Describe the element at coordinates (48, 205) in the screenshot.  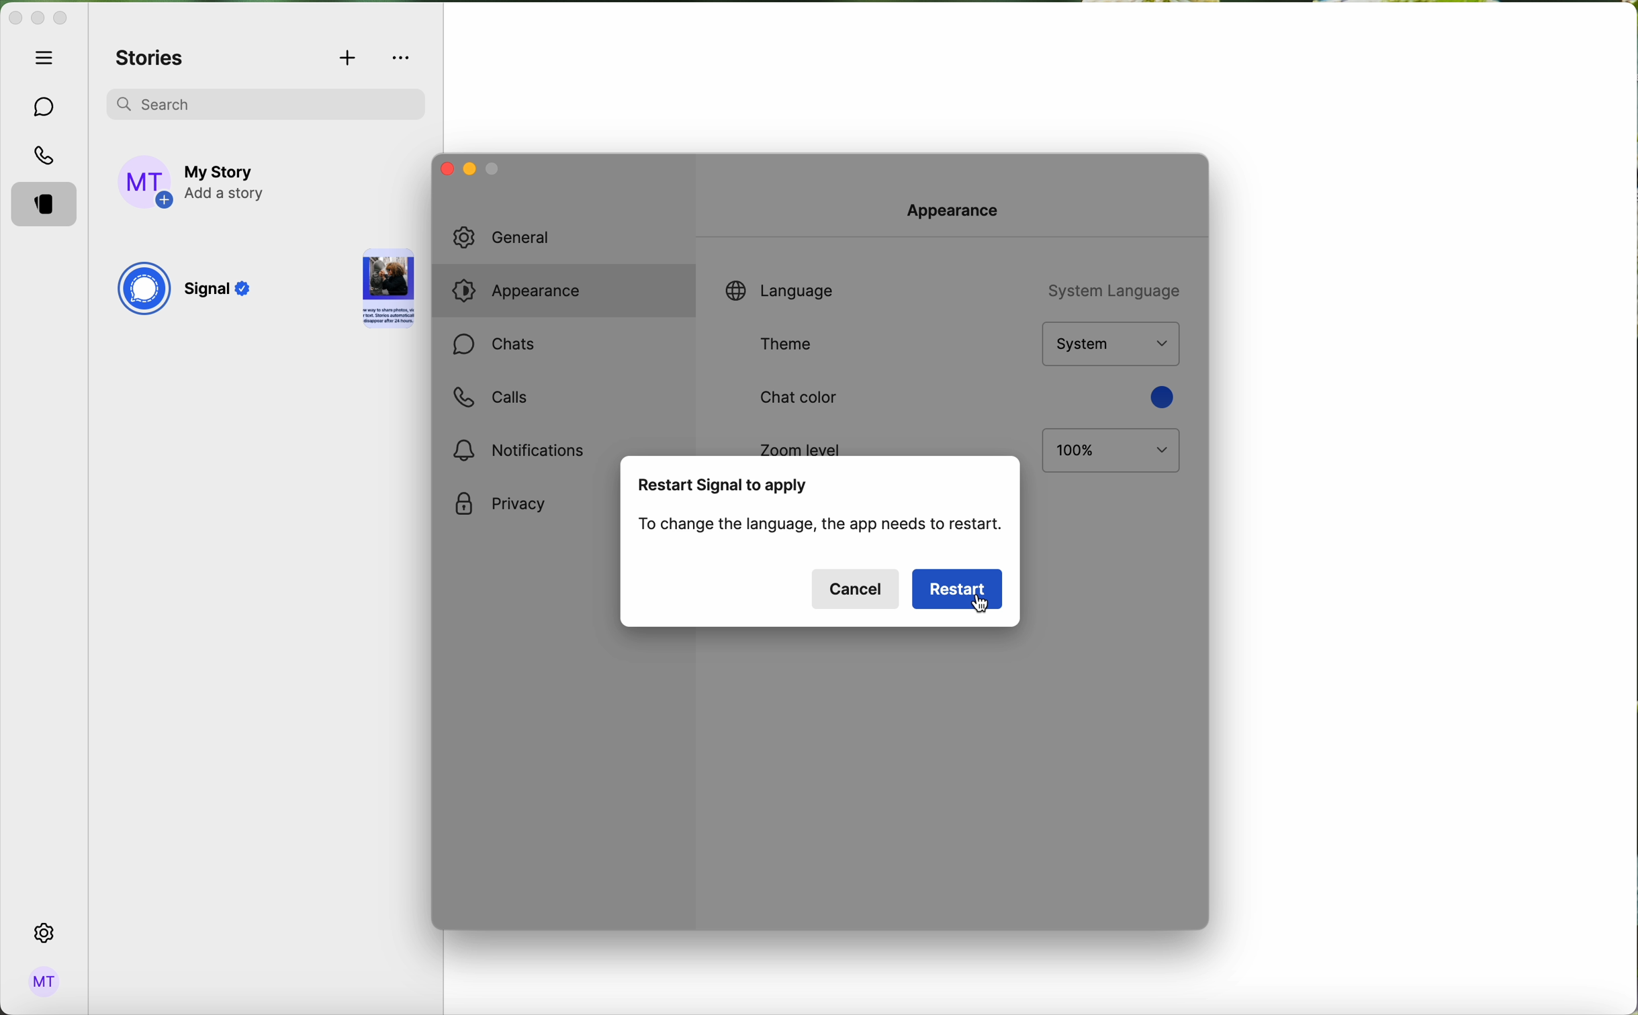
I see `stories` at that location.